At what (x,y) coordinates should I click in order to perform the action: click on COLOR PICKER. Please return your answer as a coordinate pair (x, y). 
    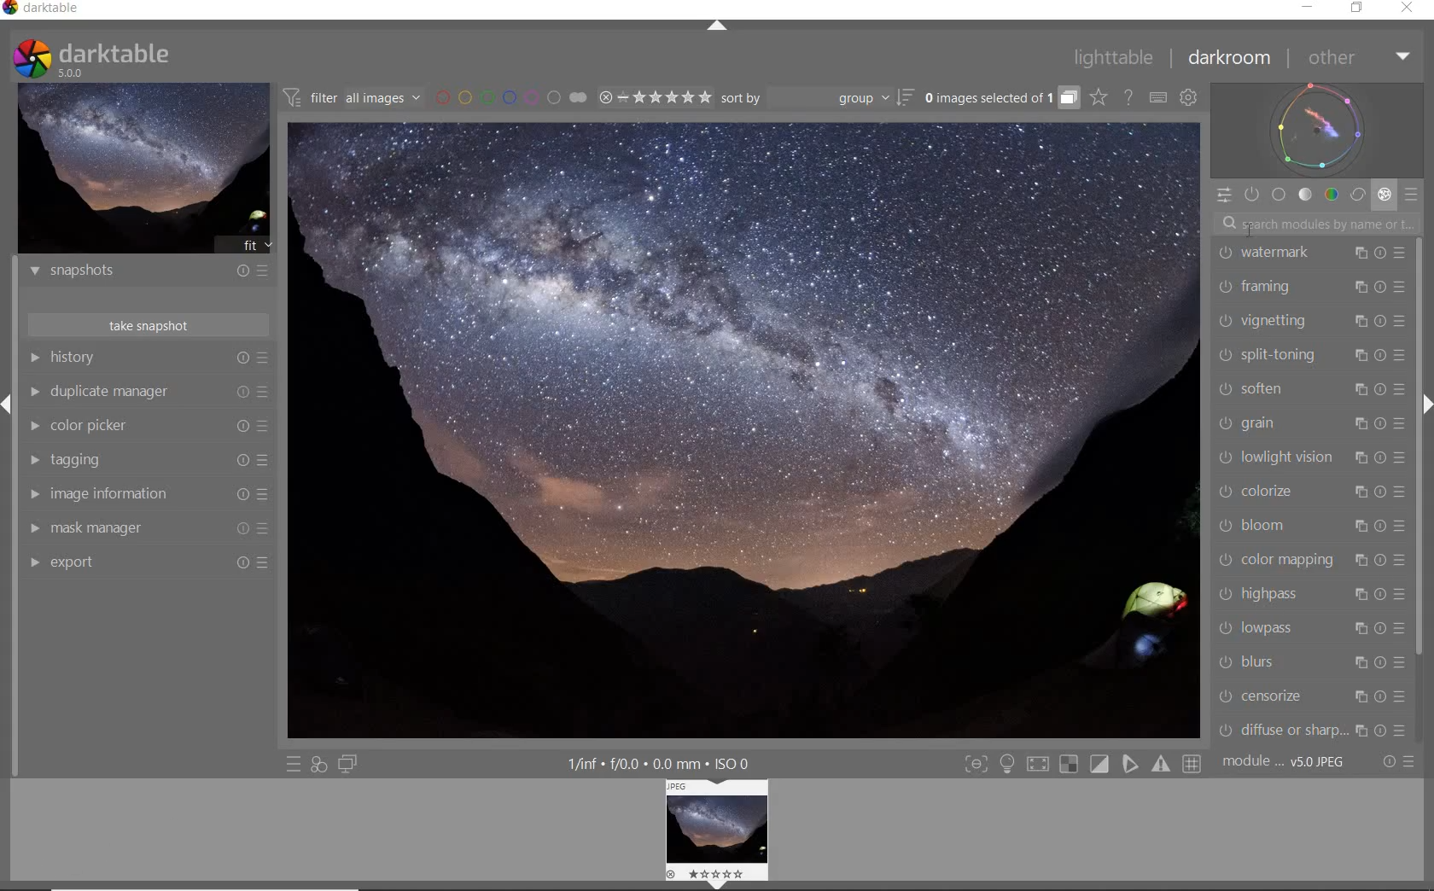
    Looking at the image, I should click on (32, 424).